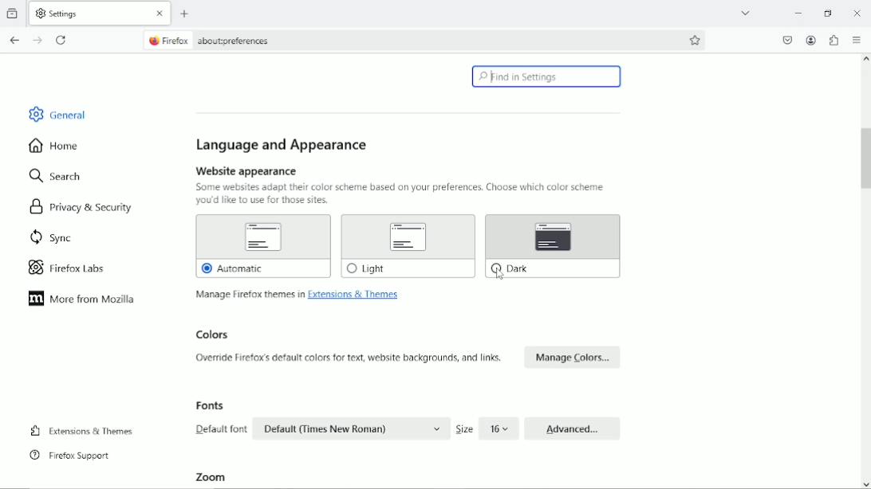  What do you see at coordinates (546, 77) in the screenshot?
I see `find in settings` at bounding box center [546, 77].